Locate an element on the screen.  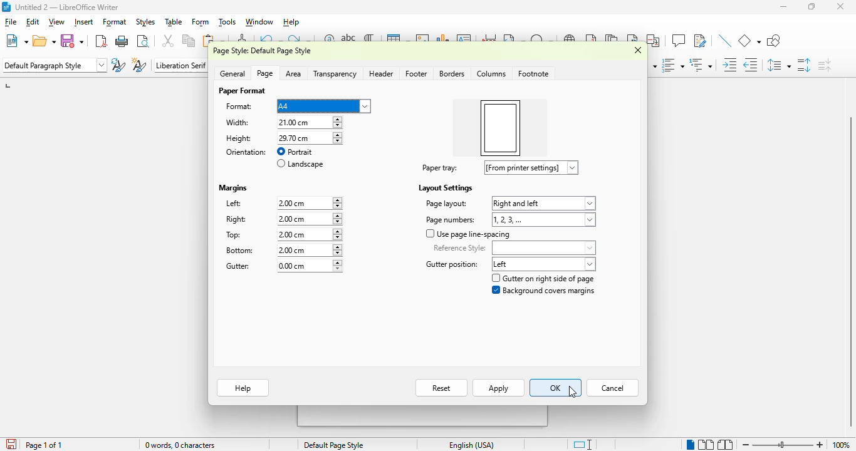
minimize is located at coordinates (783, 6).